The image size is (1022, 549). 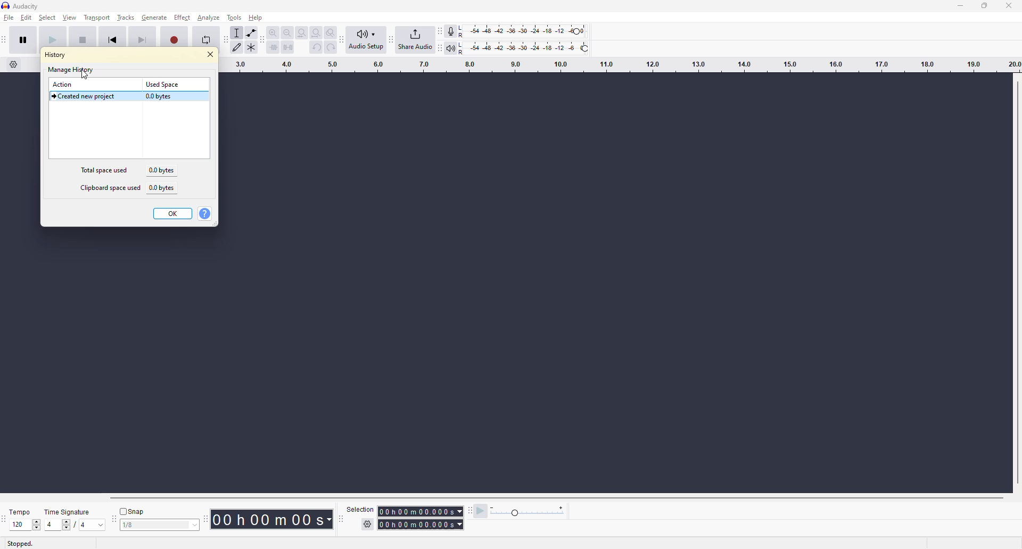 I want to click on playback speed, so click(x=534, y=512).